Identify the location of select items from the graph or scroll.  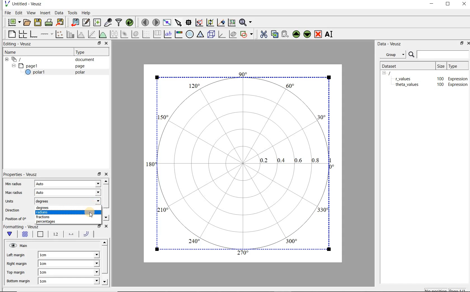
(178, 22).